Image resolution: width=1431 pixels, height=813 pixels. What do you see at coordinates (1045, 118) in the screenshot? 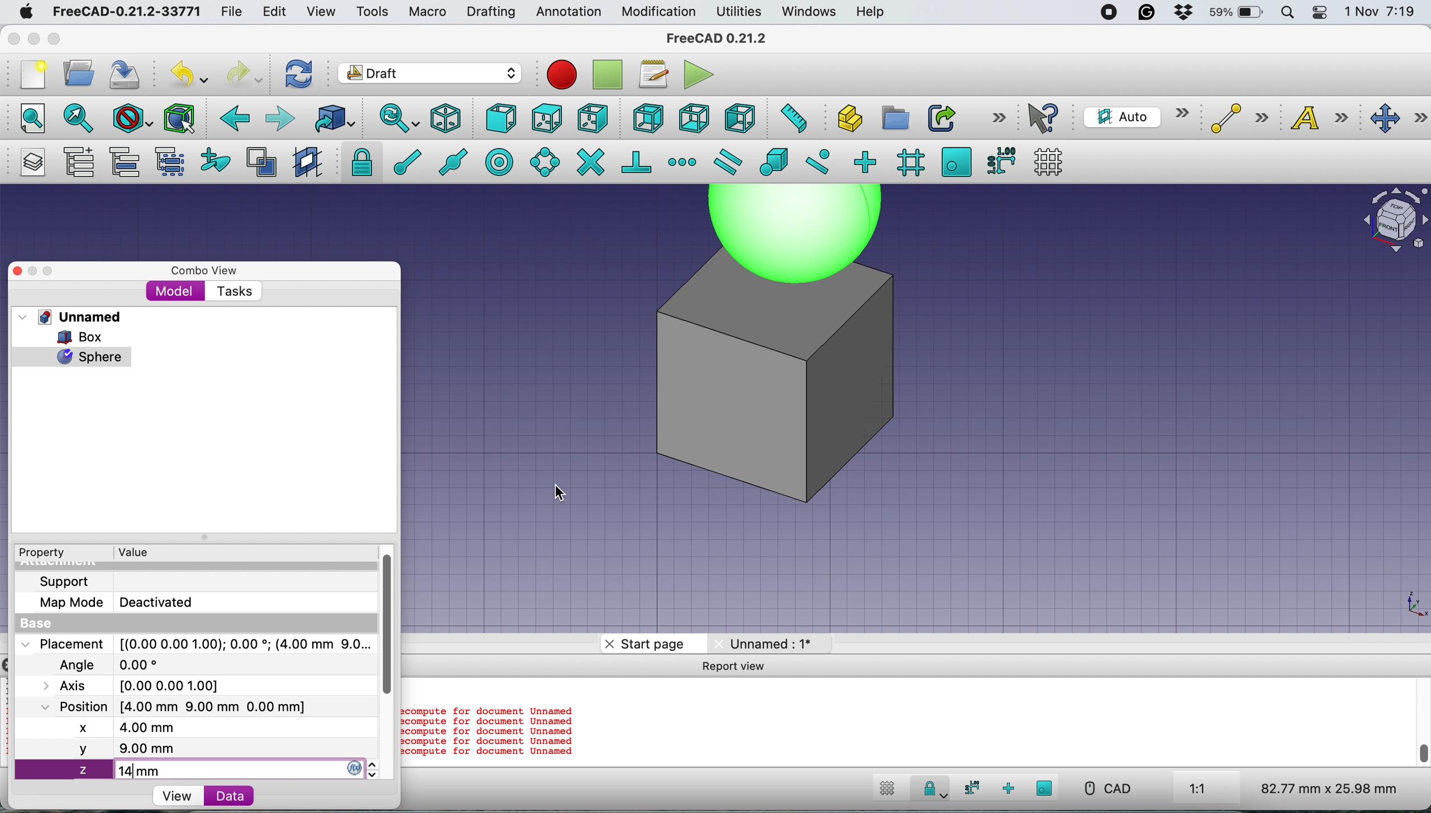
I see `what's this` at bounding box center [1045, 118].